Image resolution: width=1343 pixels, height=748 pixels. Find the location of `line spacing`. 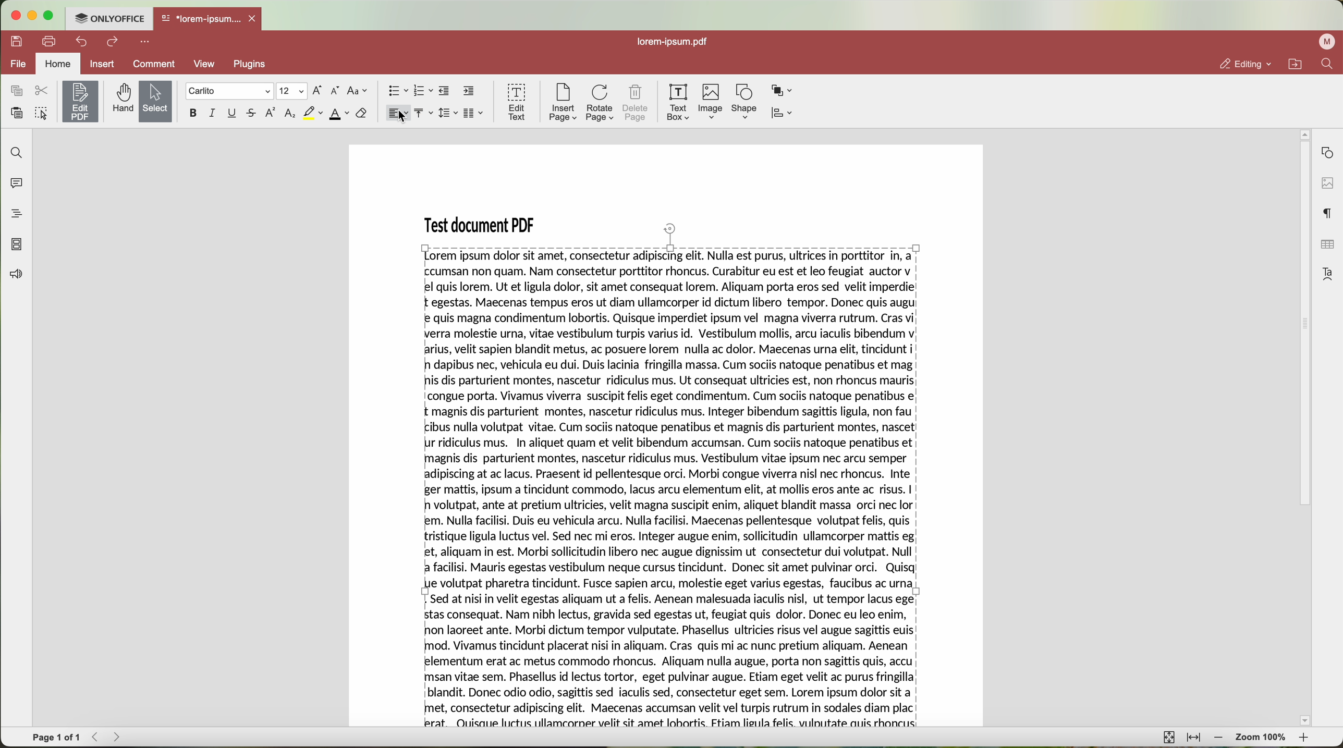

line spacing is located at coordinates (448, 113).